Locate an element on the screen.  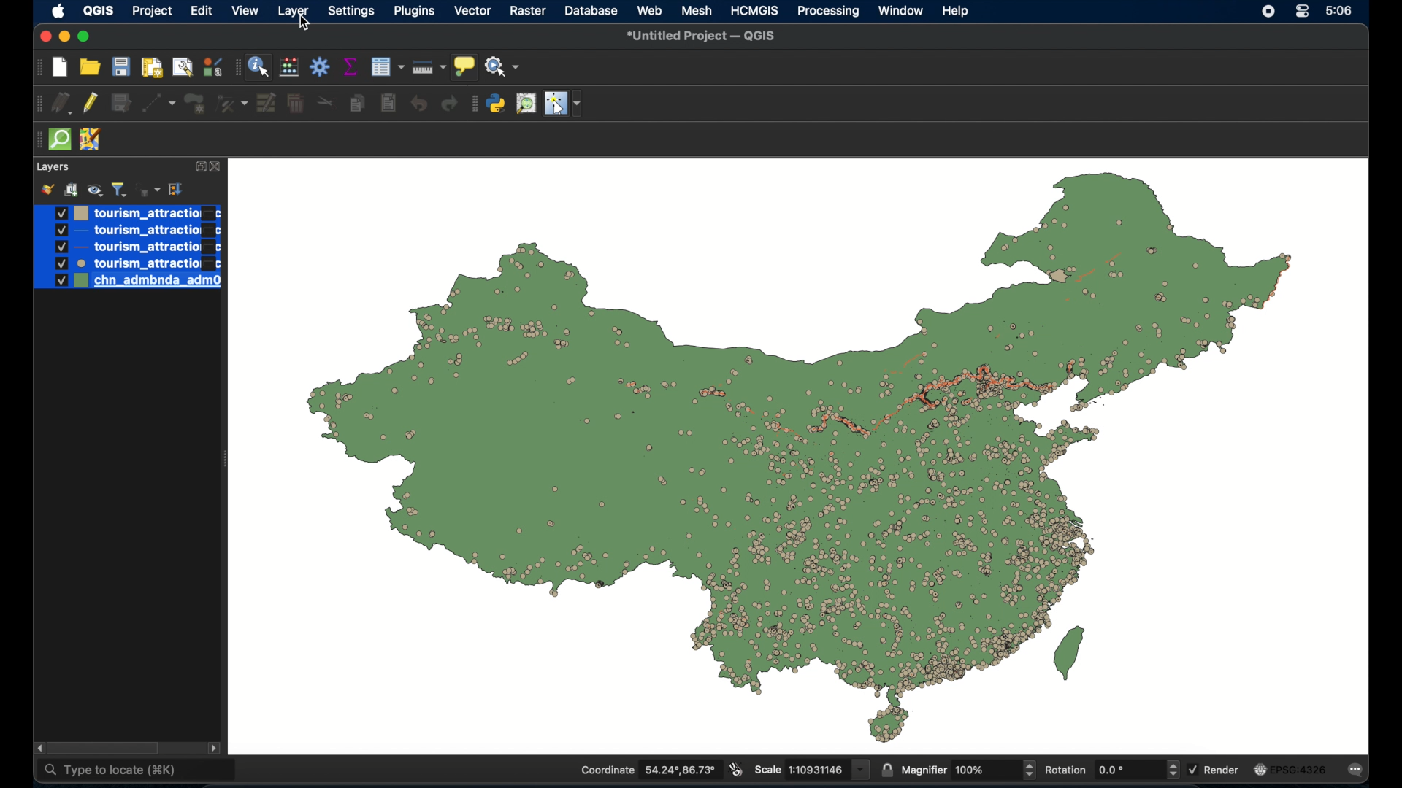
vertex tool is located at coordinates (234, 104).